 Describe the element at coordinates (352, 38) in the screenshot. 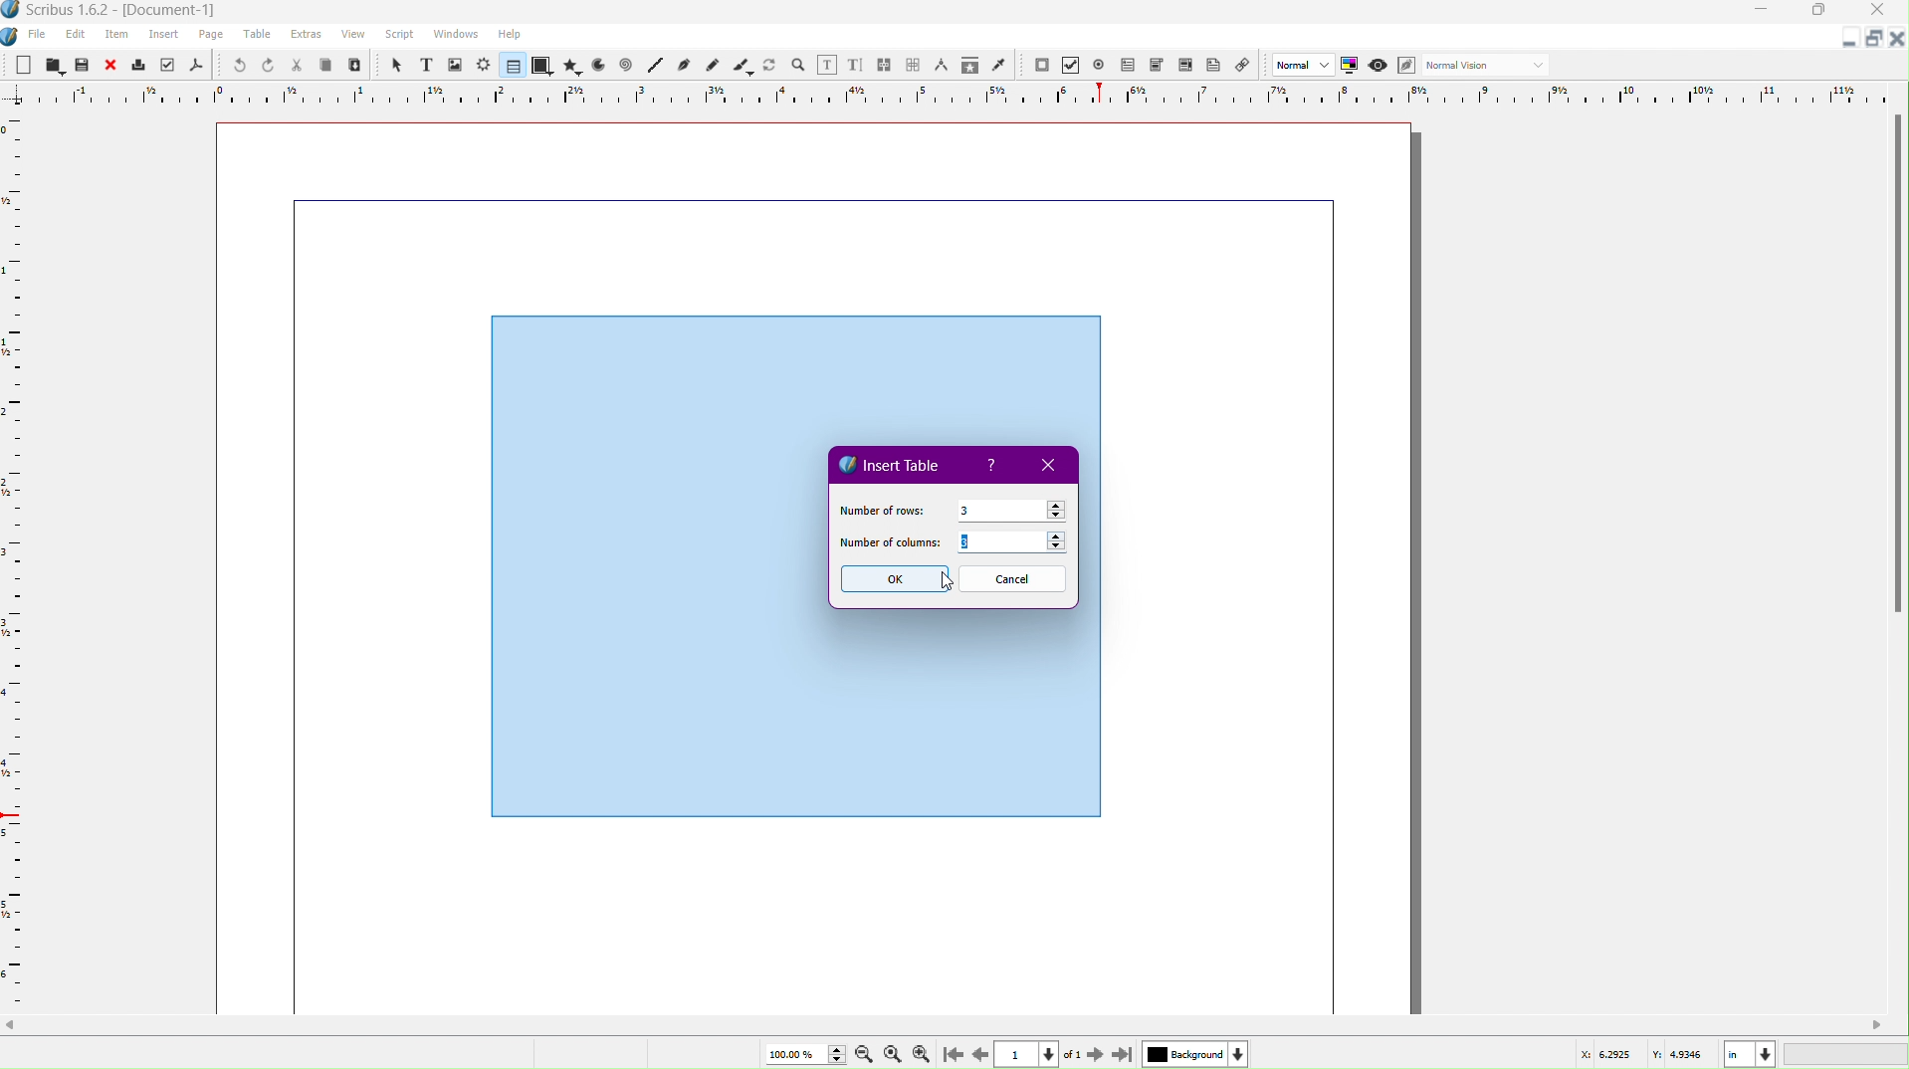

I see `View` at that location.